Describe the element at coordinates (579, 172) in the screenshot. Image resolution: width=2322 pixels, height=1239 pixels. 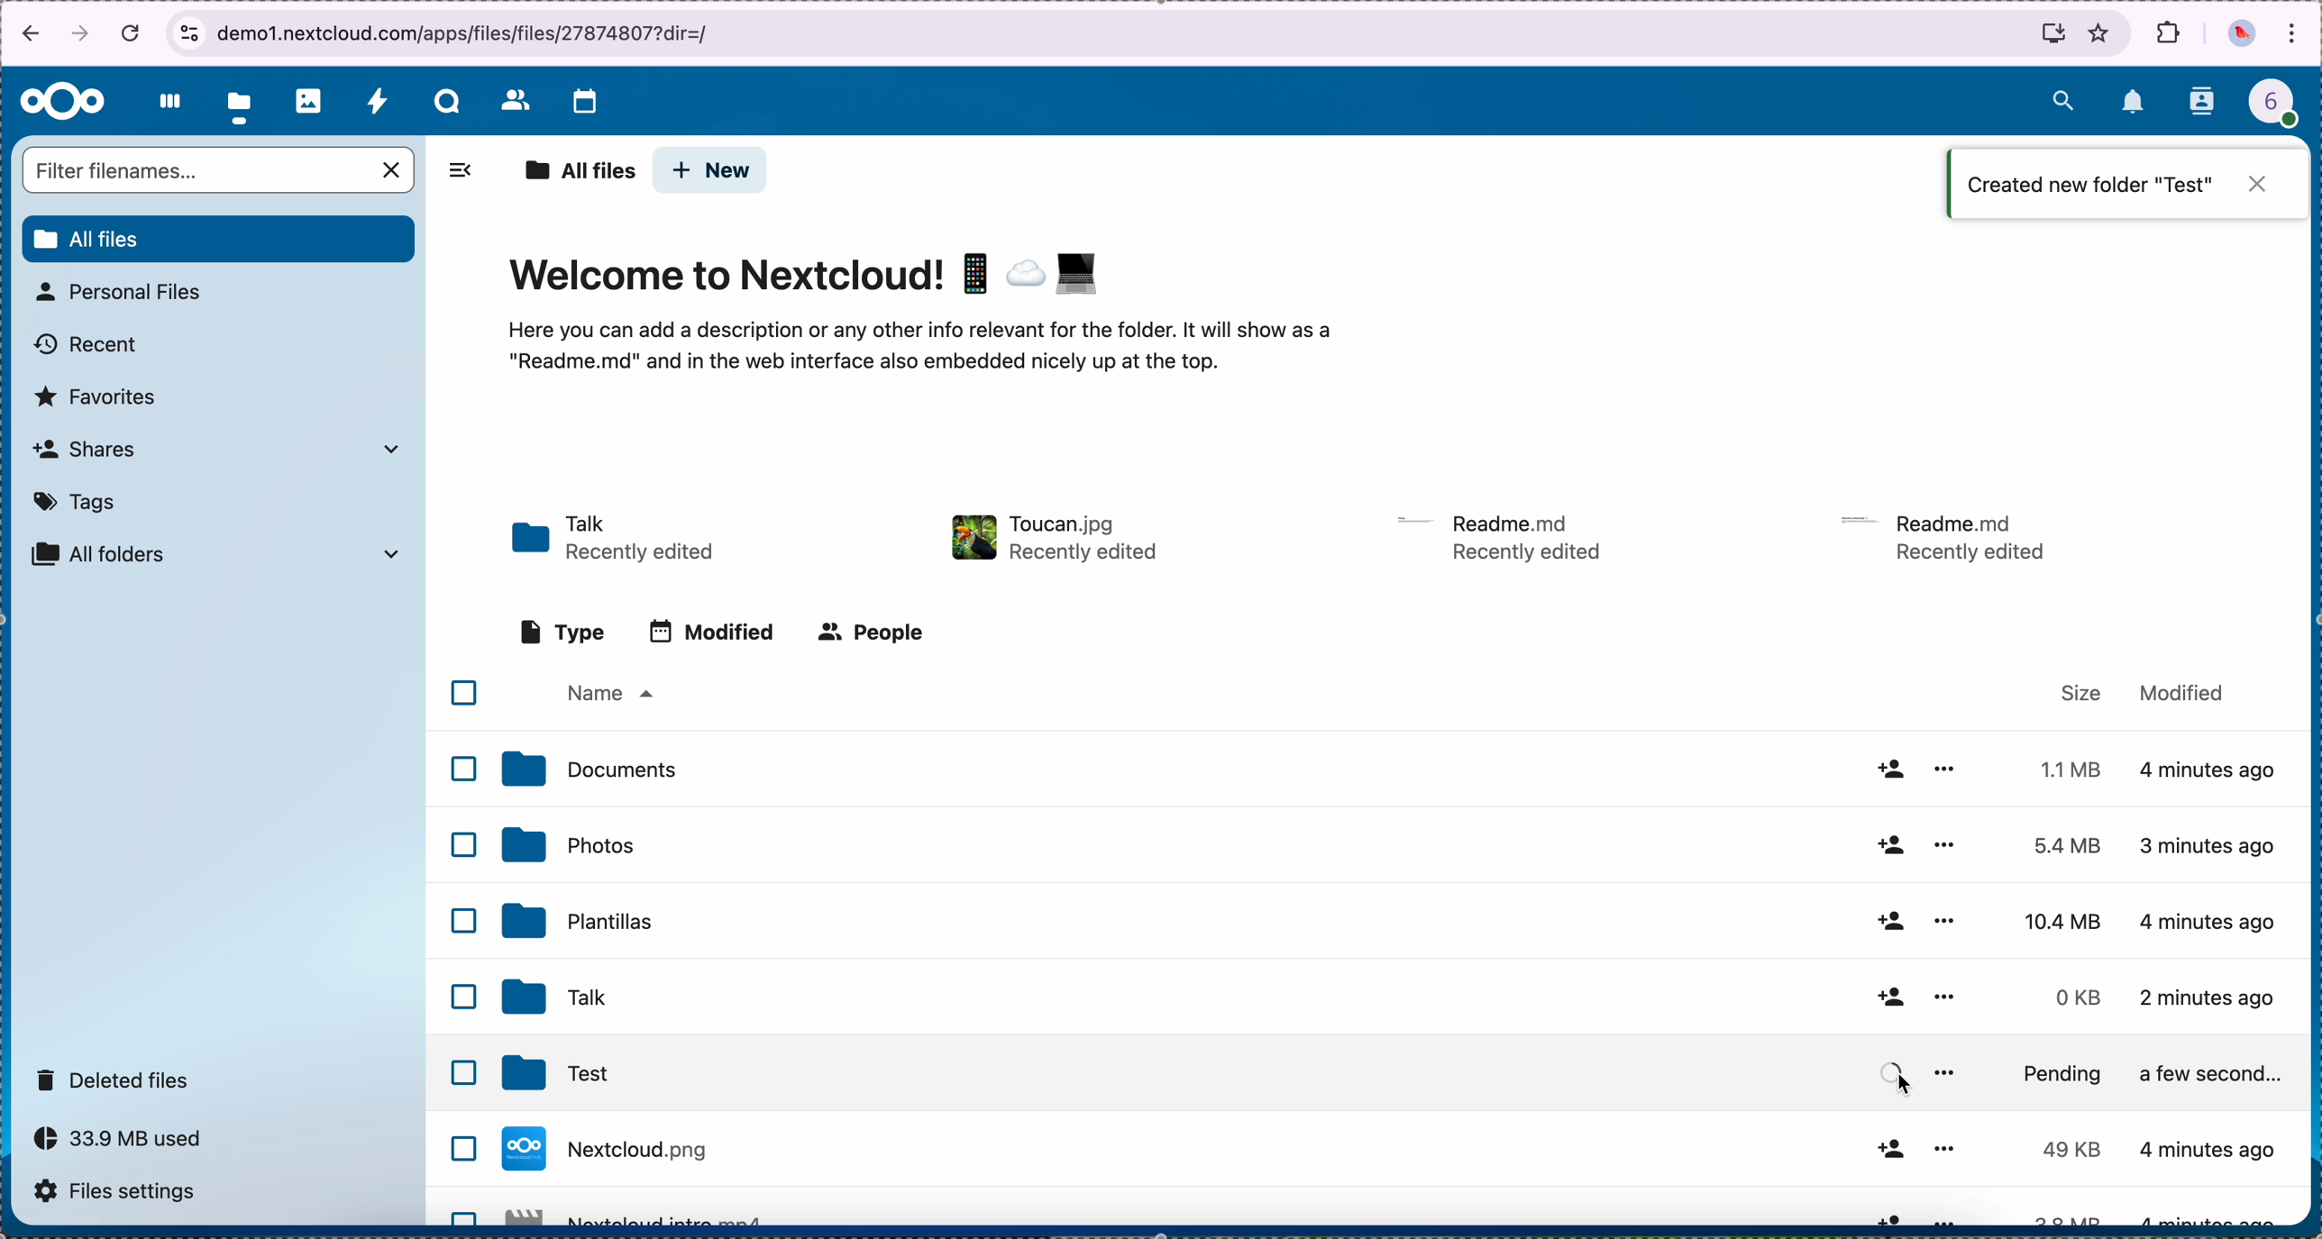
I see `all files` at that location.